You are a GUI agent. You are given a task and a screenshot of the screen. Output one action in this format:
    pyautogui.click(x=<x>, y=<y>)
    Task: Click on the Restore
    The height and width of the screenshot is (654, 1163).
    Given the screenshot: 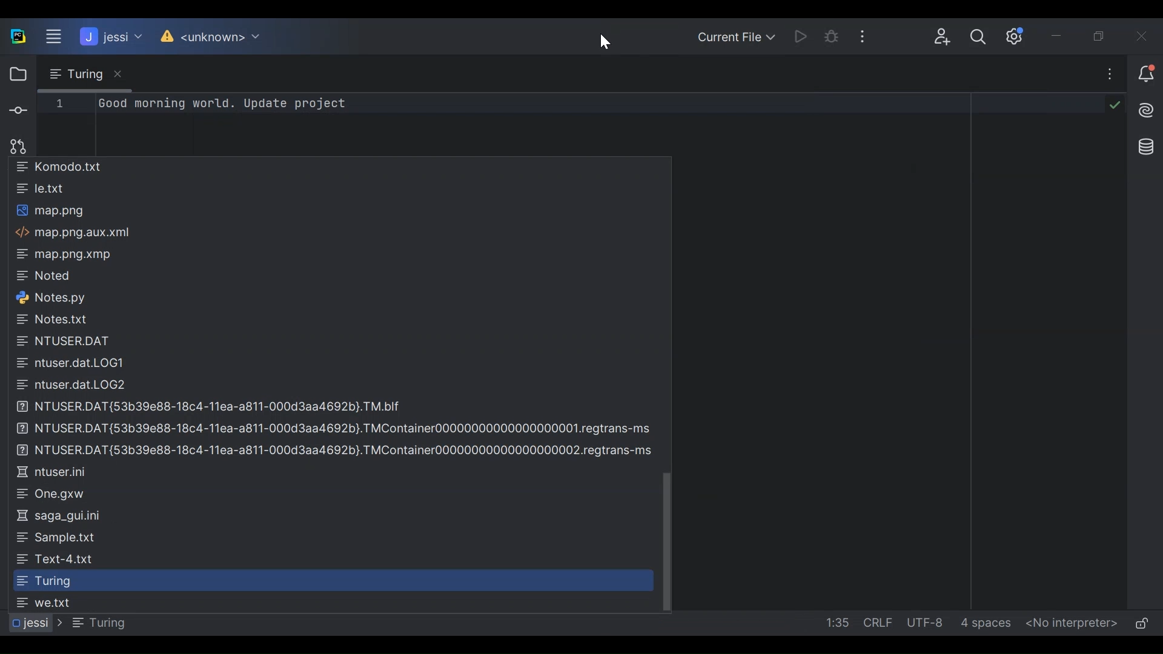 What is the action you would take?
    pyautogui.click(x=1105, y=36)
    